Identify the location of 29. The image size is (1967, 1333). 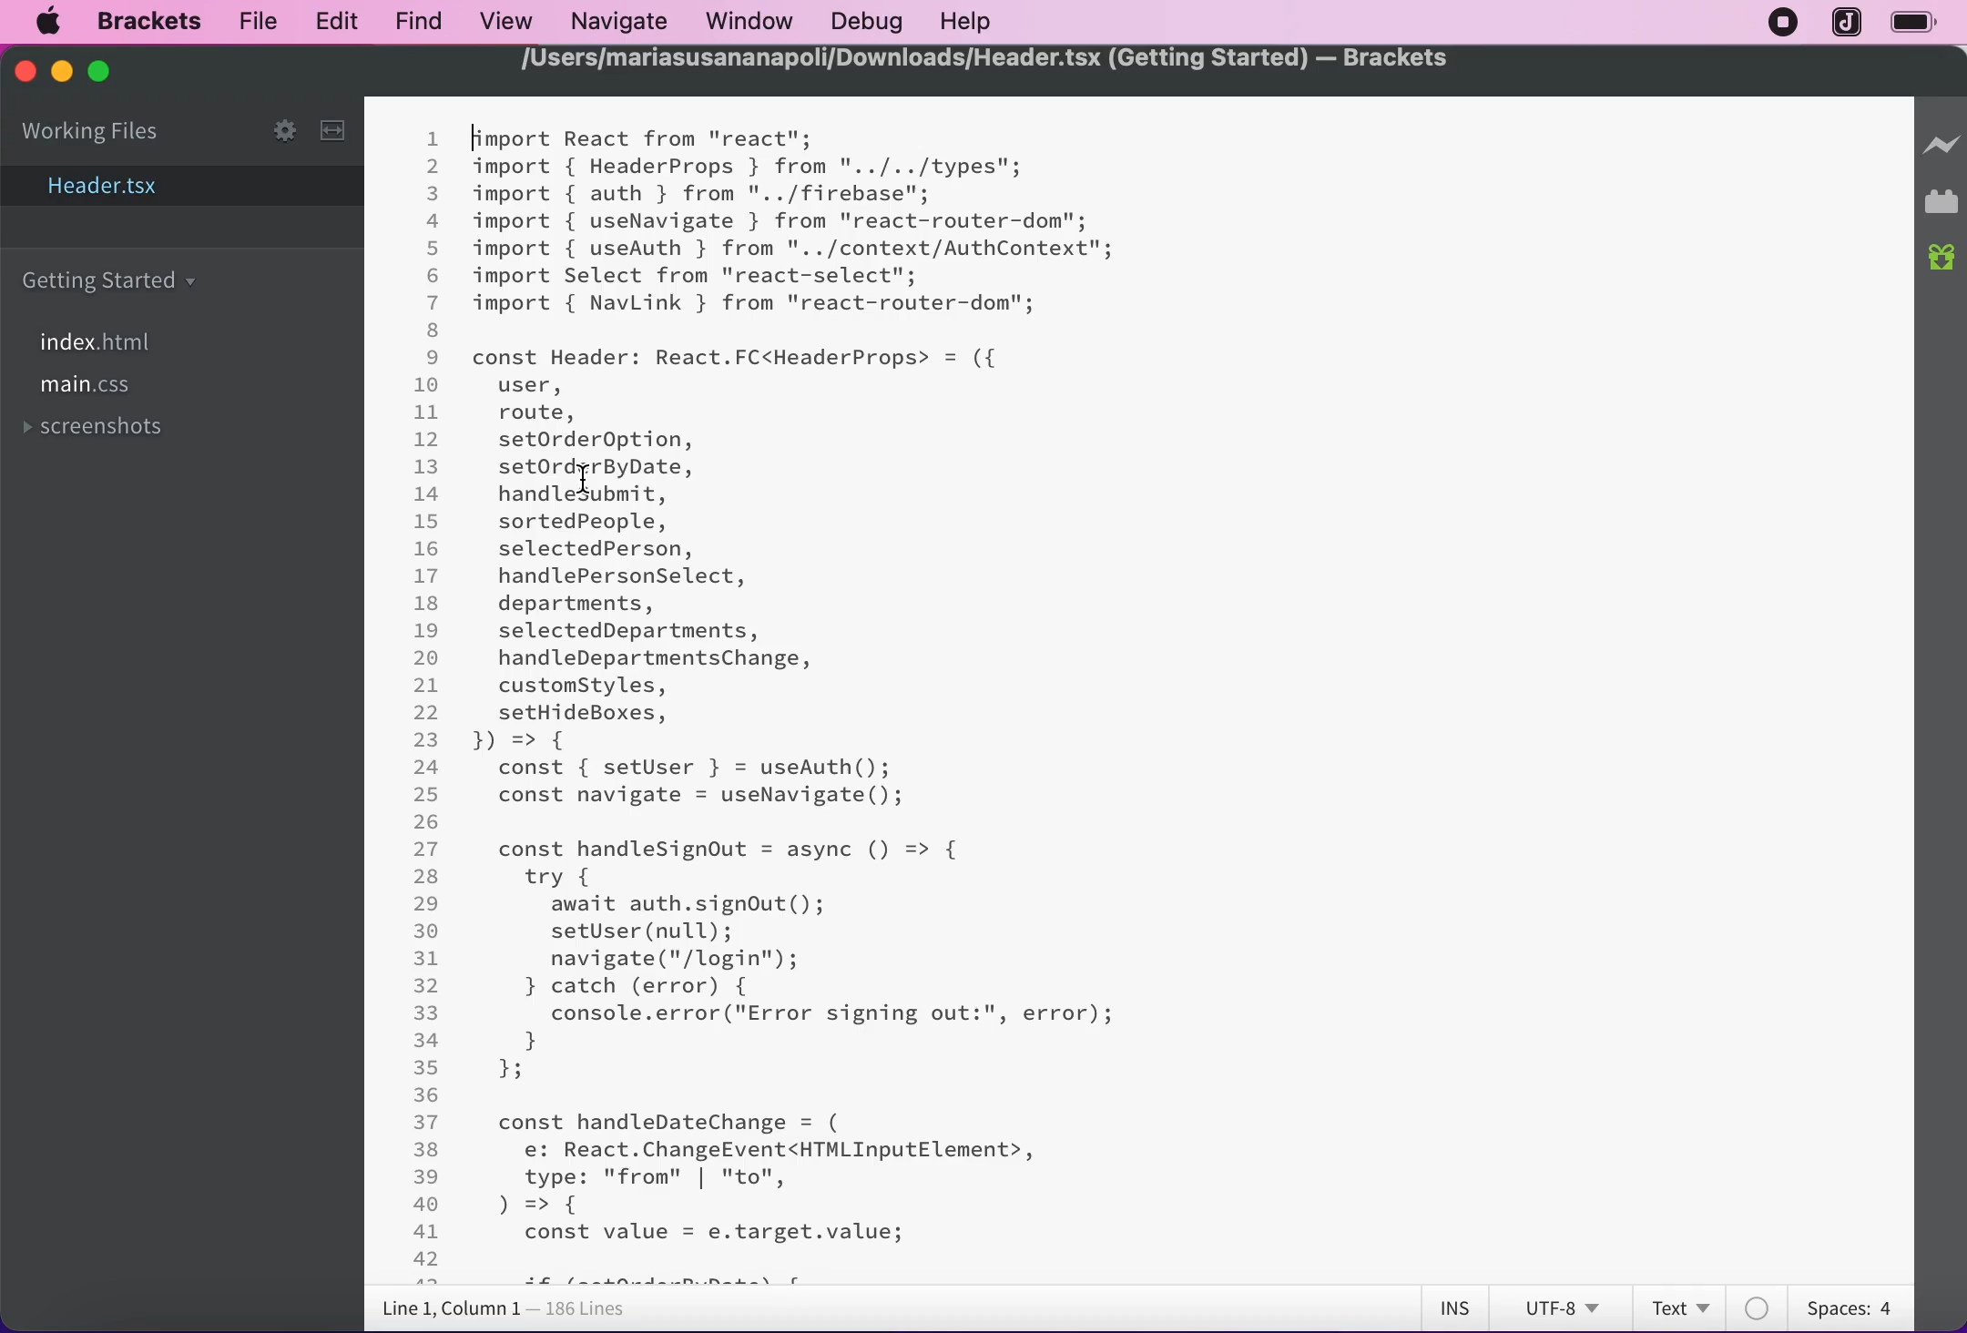
(426, 903).